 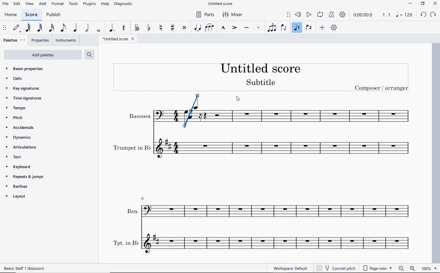 What do you see at coordinates (267, 244) in the screenshot?
I see `Tpt. in B` at bounding box center [267, 244].